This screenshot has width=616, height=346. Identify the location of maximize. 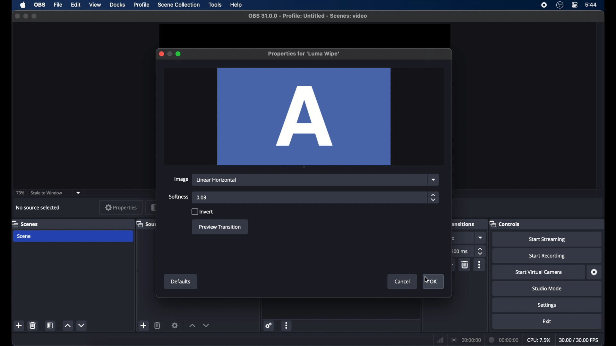
(179, 54).